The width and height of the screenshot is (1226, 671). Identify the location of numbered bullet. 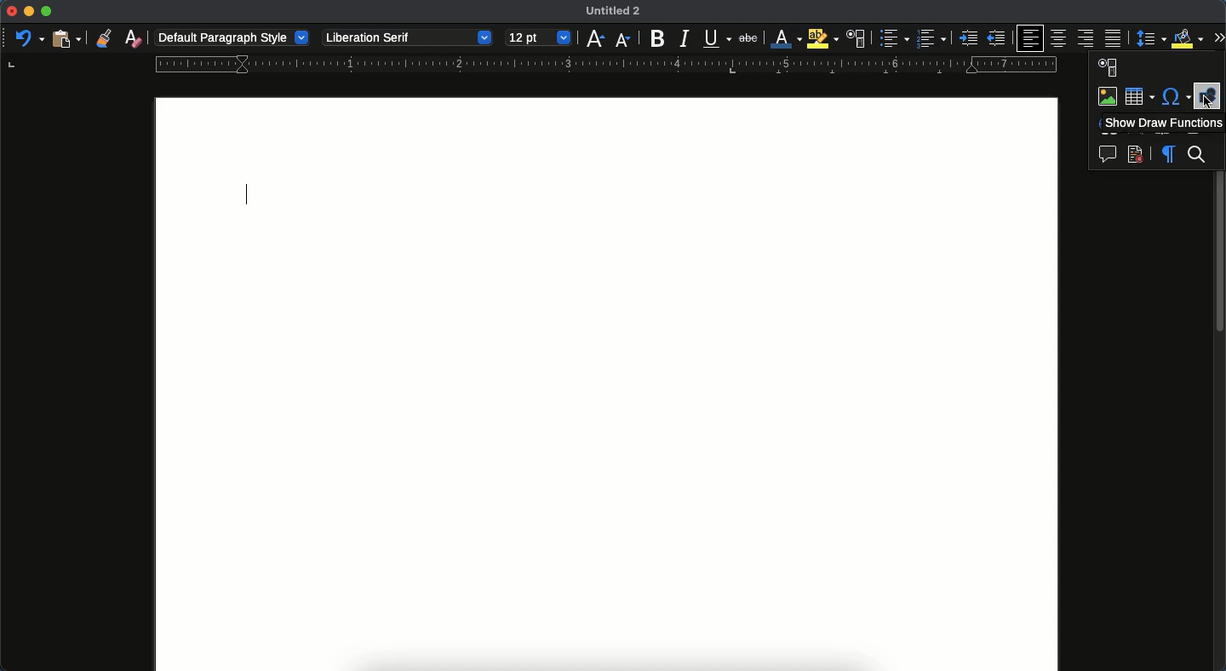
(931, 38).